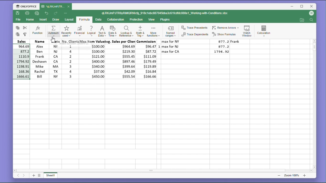 This screenshot has height=183, width=326. What do you see at coordinates (315, 167) in the screenshot?
I see `scroll down` at bounding box center [315, 167].